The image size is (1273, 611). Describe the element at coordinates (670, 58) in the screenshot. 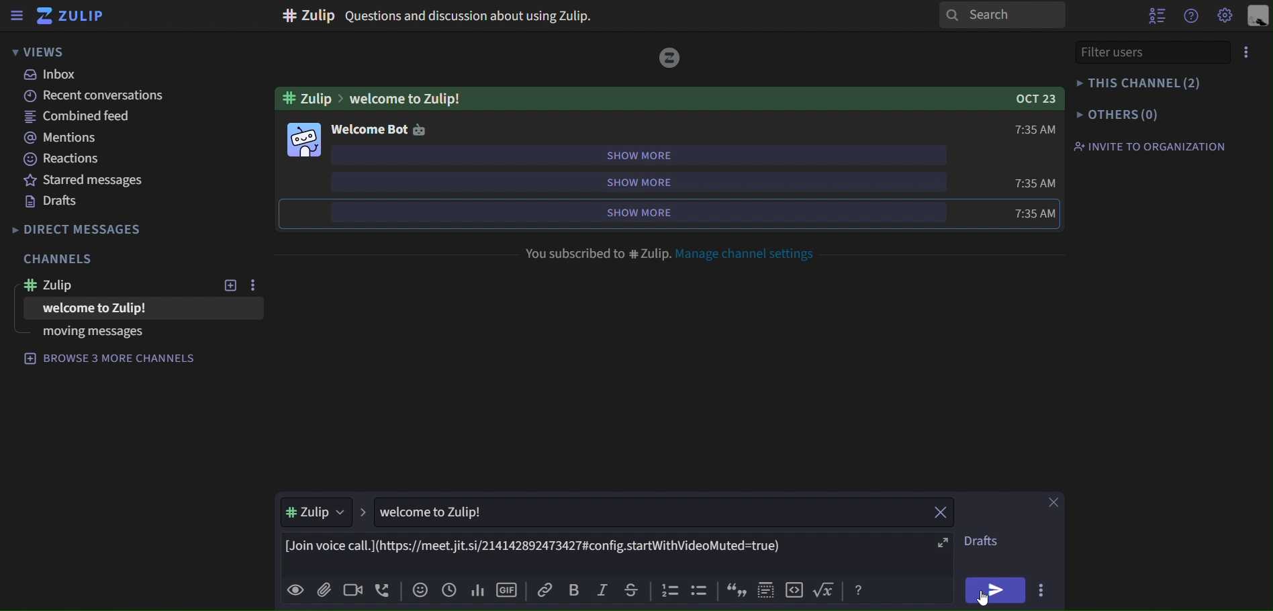

I see `logo` at that location.